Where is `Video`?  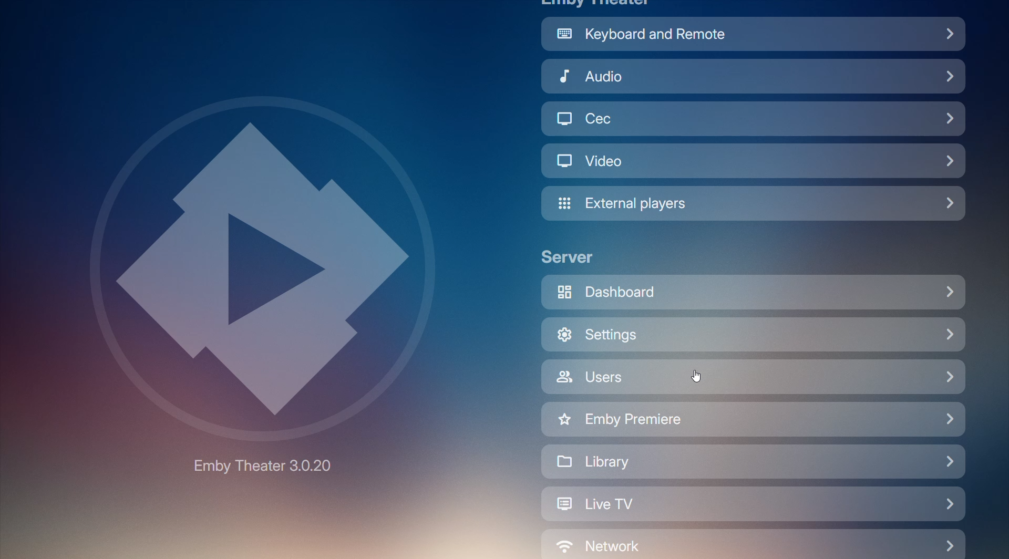 Video is located at coordinates (754, 159).